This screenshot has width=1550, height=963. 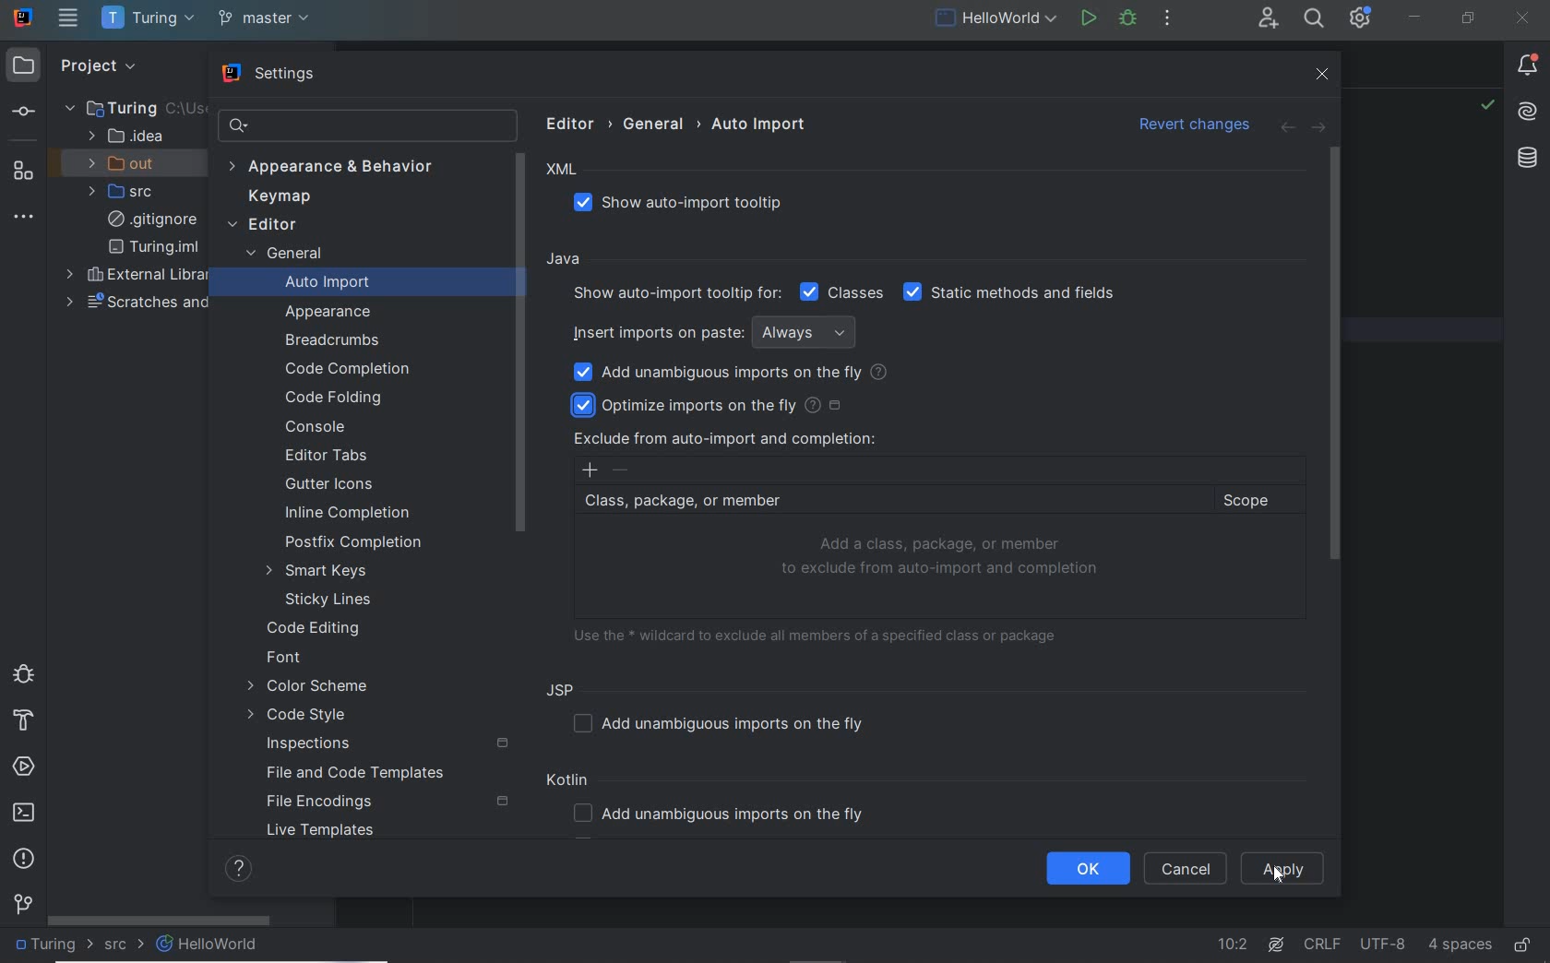 What do you see at coordinates (1526, 160) in the screenshot?
I see `database` at bounding box center [1526, 160].